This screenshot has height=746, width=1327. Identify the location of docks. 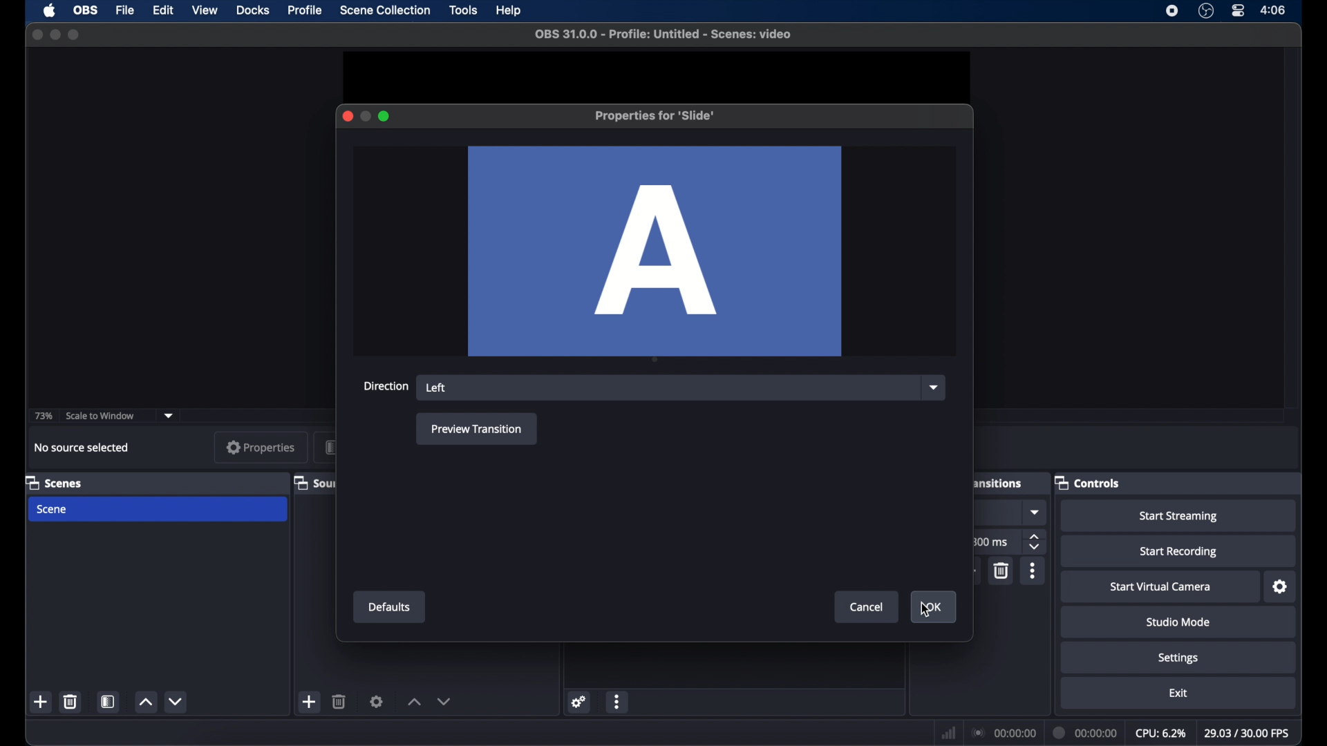
(254, 10).